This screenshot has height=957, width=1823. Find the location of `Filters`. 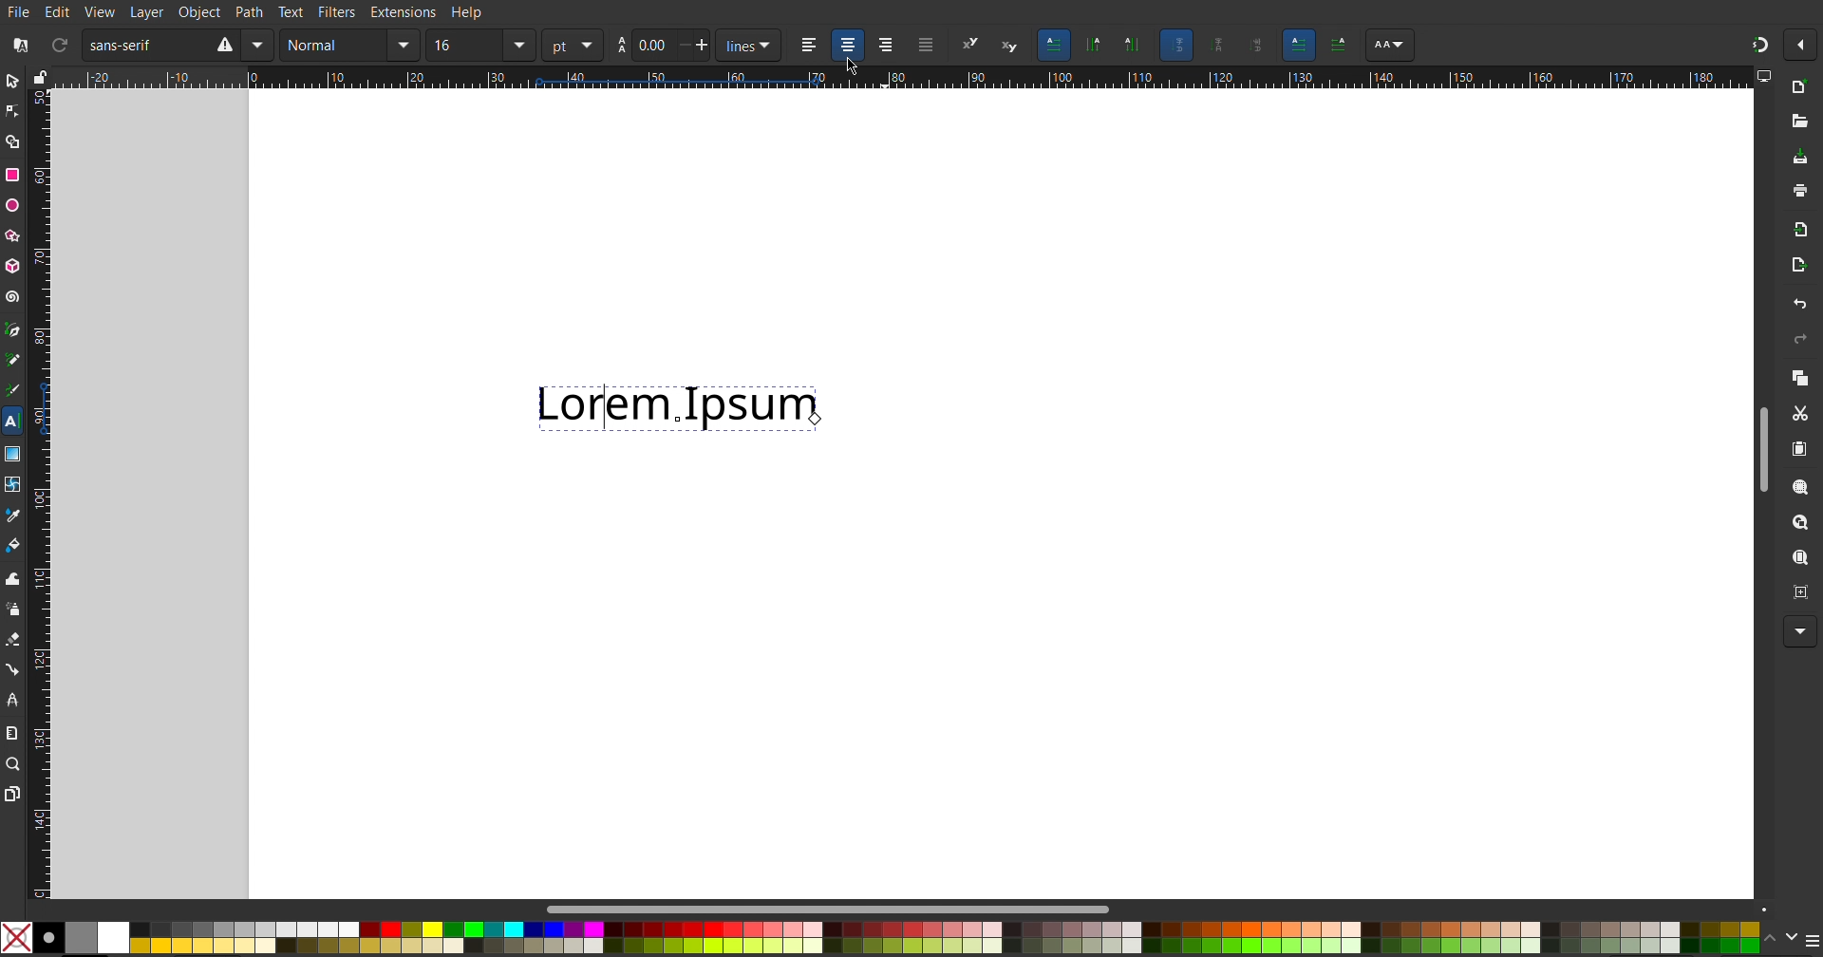

Filters is located at coordinates (334, 13).